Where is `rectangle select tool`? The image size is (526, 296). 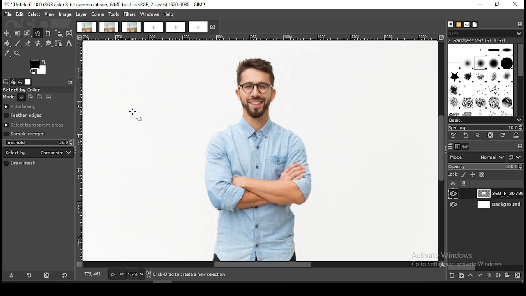
rectangle select tool is located at coordinates (17, 33).